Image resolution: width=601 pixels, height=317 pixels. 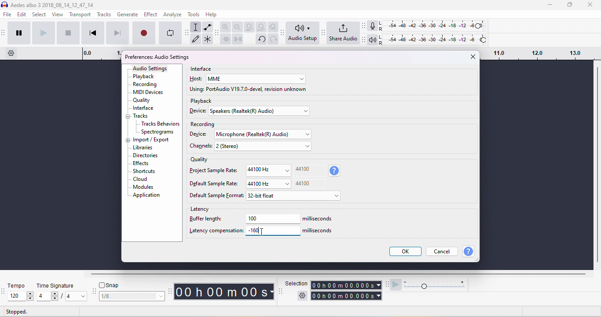 I want to click on interface, so click(x=143, y=108).